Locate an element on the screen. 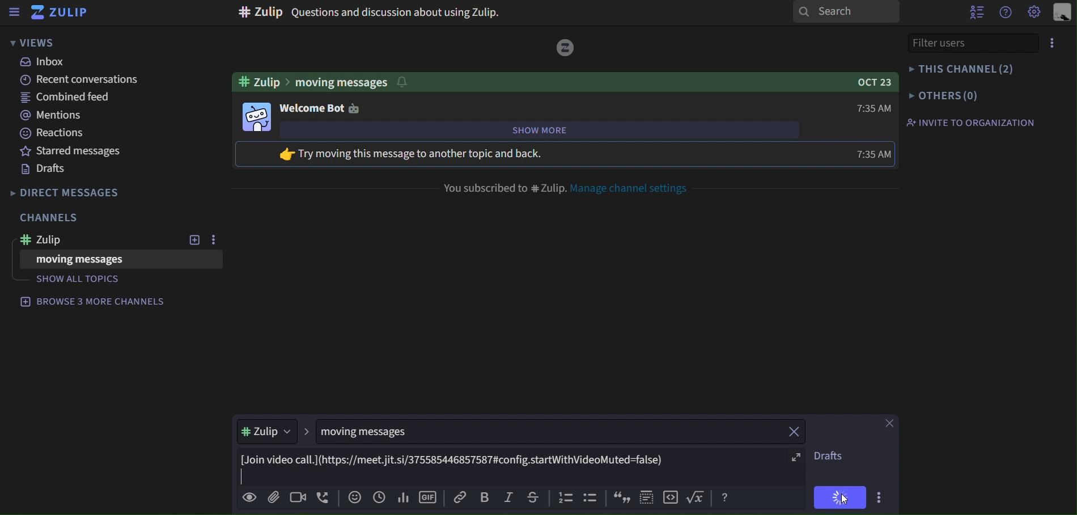  recent conversations is located at coordinates (84, 81).